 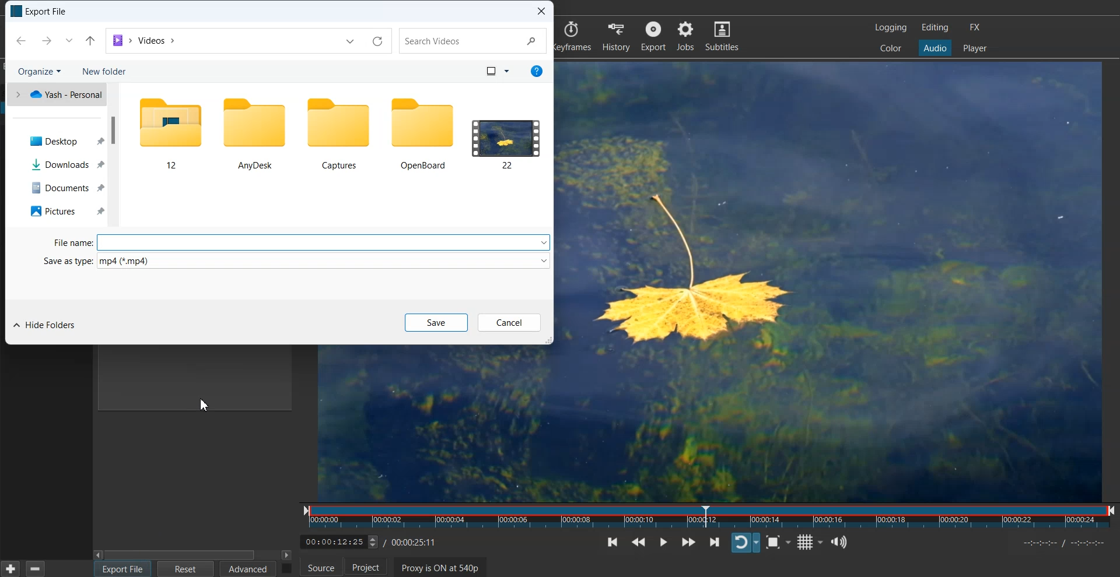 I want to click on Files, so click(x=165, y=133).